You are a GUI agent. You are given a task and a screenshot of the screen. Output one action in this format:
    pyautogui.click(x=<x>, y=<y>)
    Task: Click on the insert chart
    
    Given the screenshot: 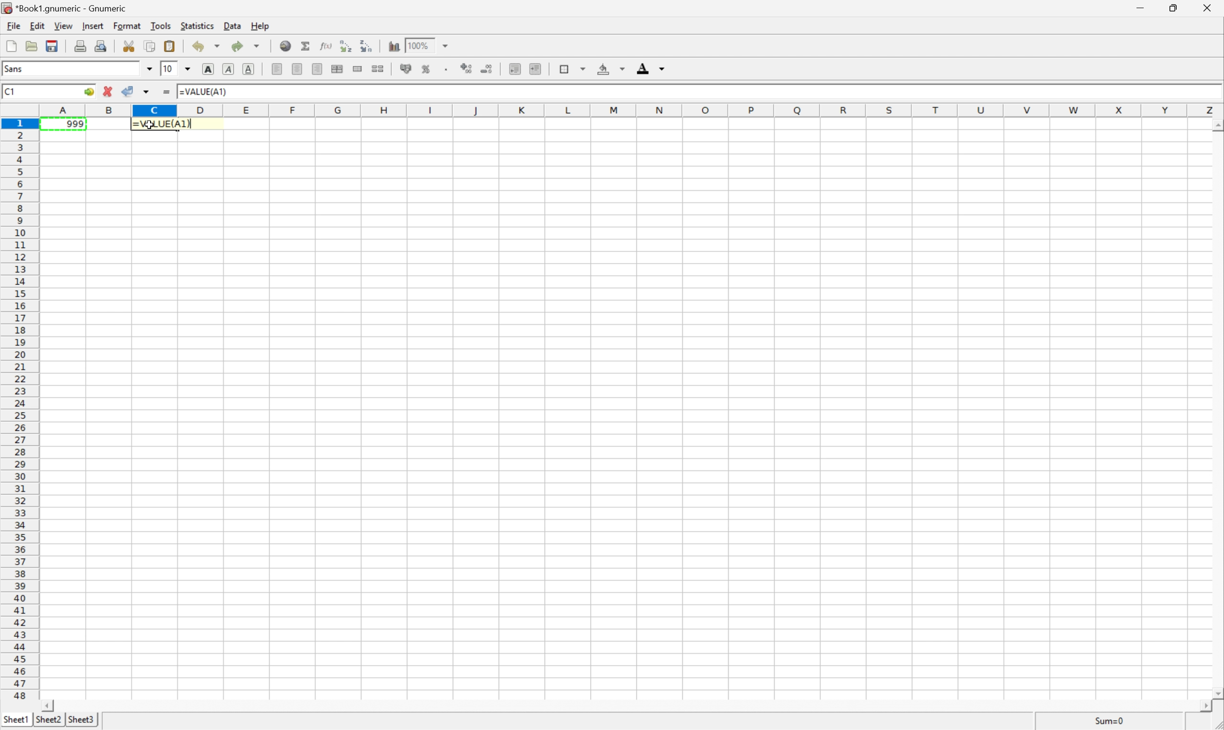 What is the action you would take?
    pyautogui.click(x=393, y=46)
    